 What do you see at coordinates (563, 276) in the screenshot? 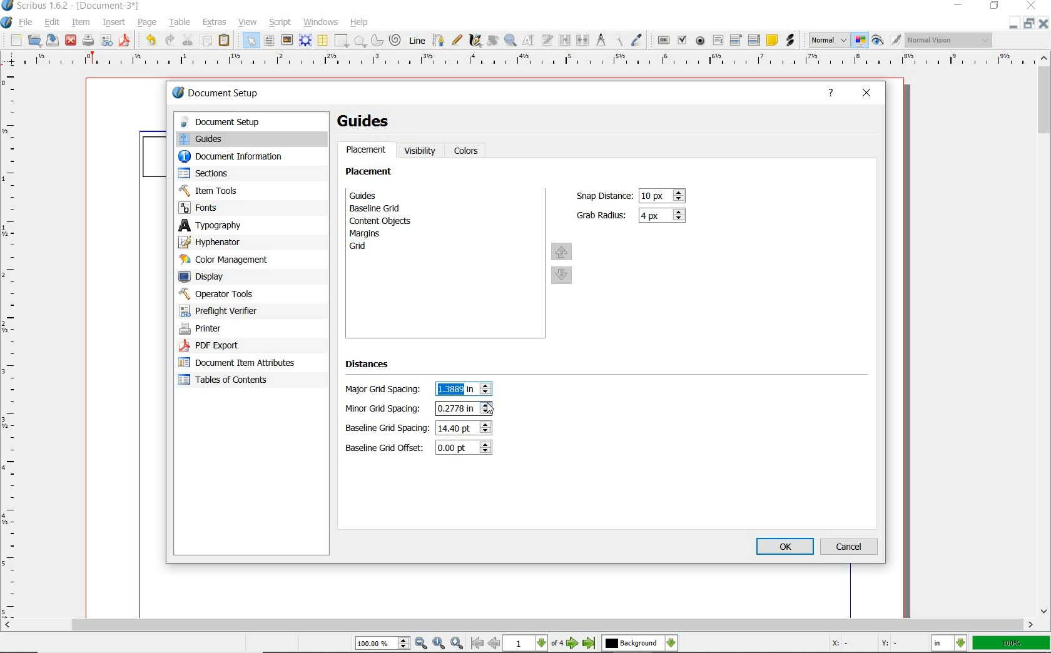
I see `move down` at bounding box center [563, 276].